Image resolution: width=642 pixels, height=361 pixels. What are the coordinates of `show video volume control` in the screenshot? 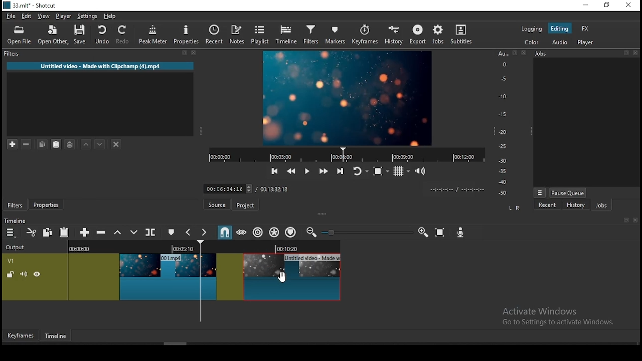 It's located at (421, 168).